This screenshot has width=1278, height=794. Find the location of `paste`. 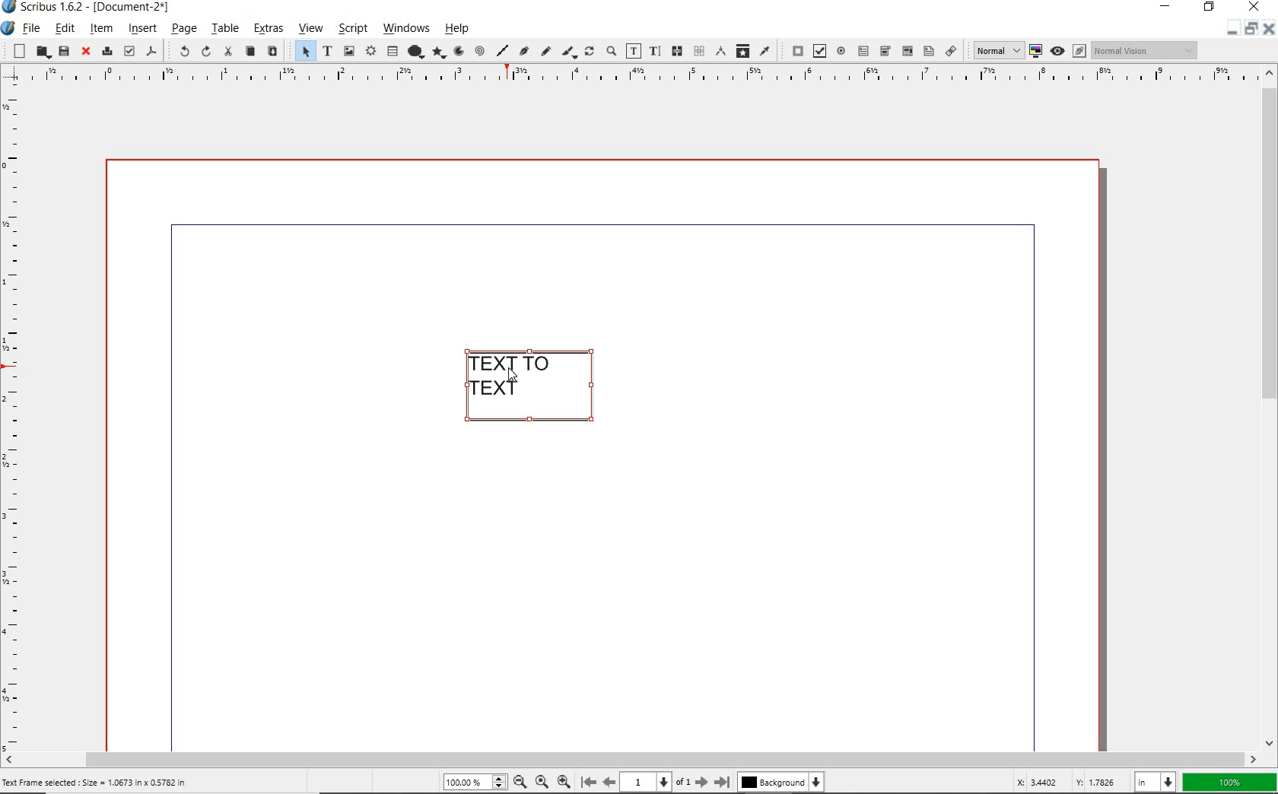

paste is located at coordinates (272, 51).